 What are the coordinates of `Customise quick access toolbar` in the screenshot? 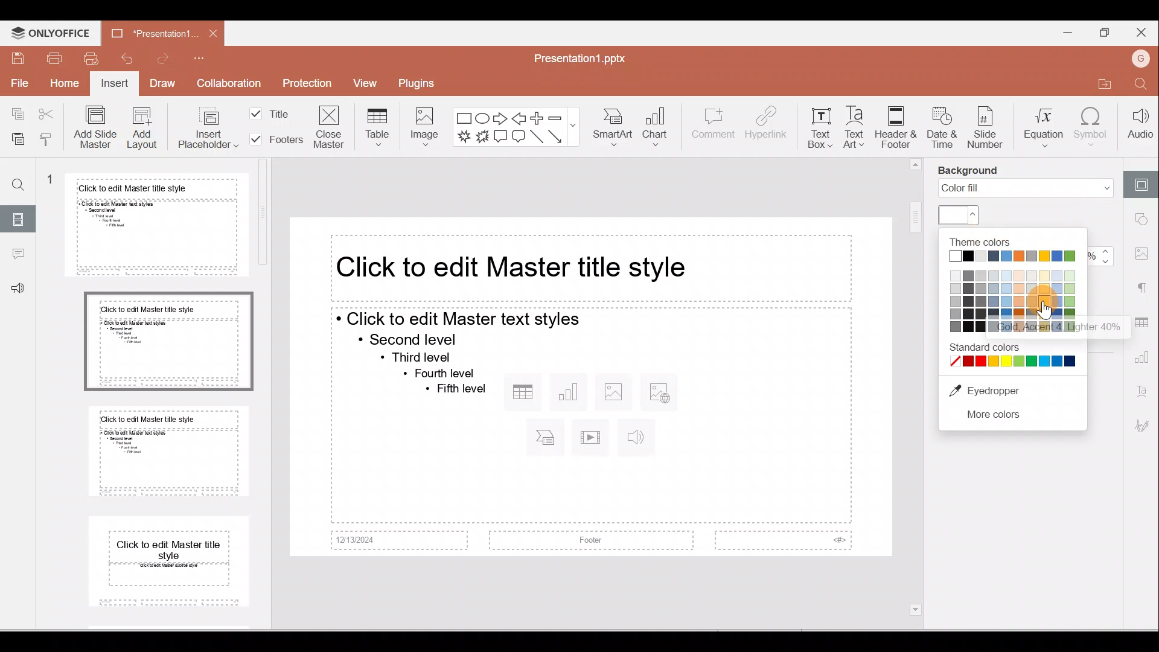 It's located at (211, 56).